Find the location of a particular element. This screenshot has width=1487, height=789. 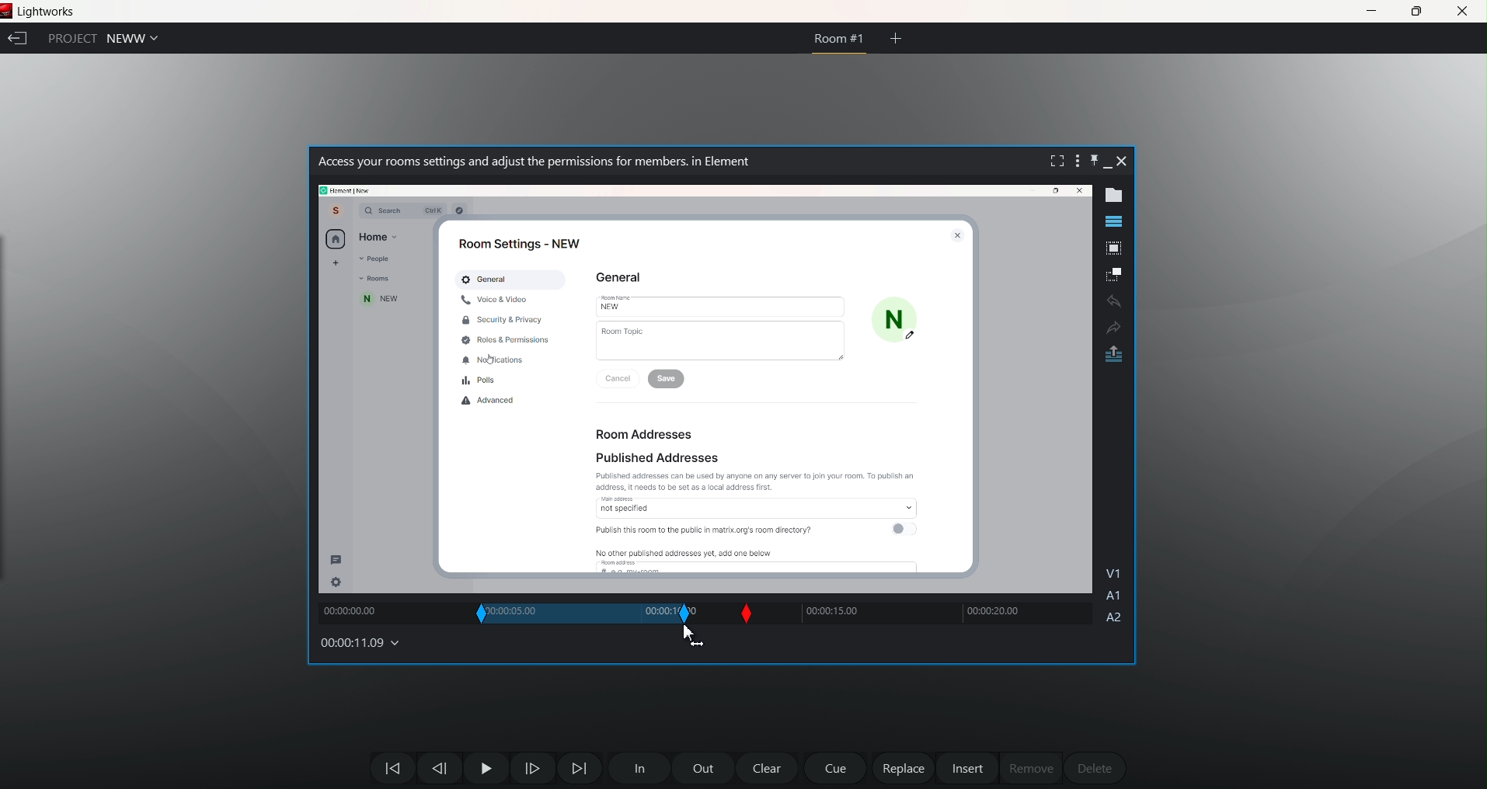

remove is located at coordinates (1029, 766).